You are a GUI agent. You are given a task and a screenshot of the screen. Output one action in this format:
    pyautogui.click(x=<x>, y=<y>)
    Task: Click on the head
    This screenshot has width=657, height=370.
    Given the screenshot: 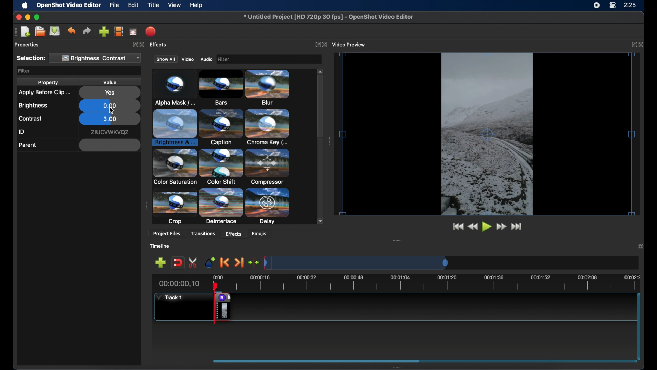 What is the action you would take?
    pyautogui.click(x=216, y=287)
    